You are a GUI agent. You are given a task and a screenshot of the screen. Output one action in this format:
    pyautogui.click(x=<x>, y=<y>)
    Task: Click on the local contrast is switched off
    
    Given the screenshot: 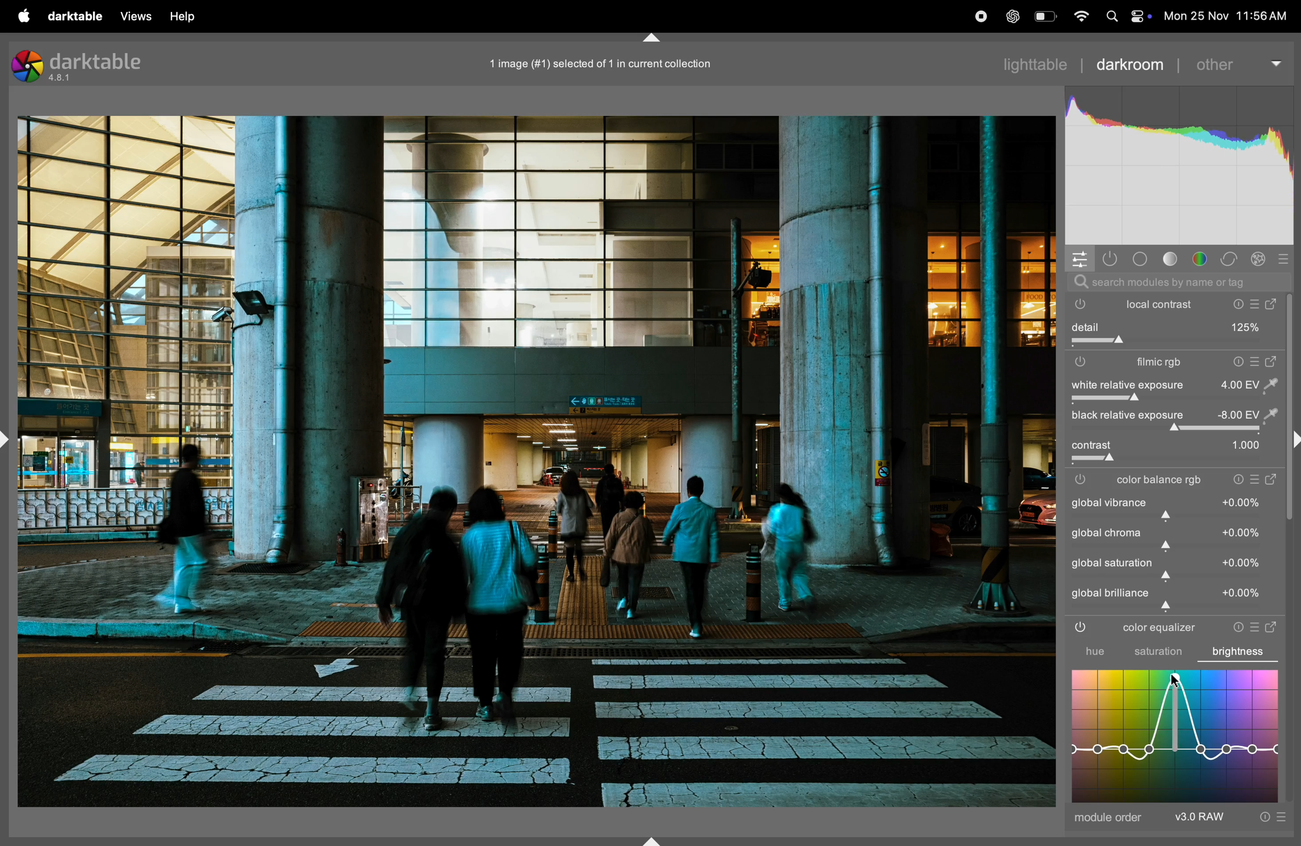 What is the action you would take?
    pyautogui.click(x=1077, y=305)
    